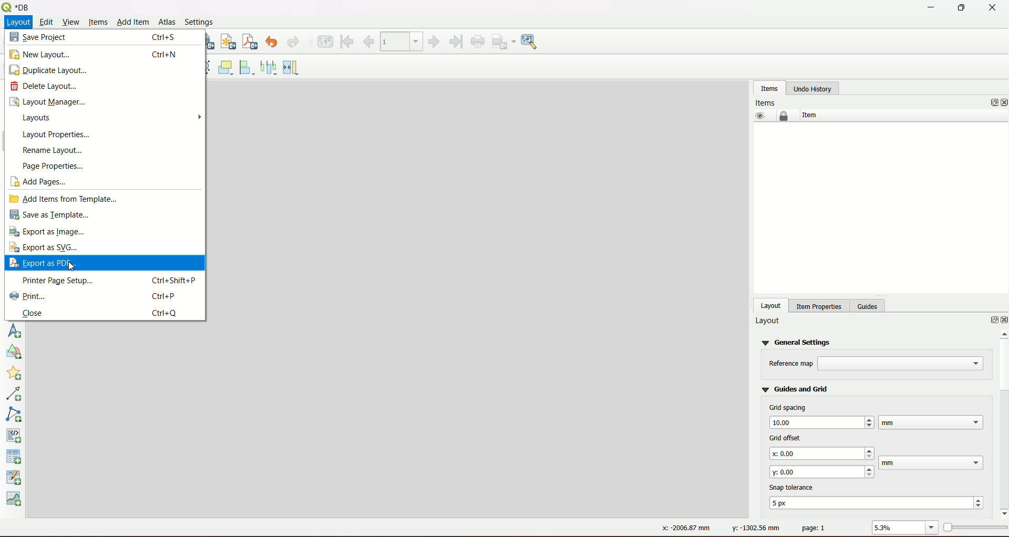  What do you see at coordinates (53, 166) in the screenshot?
I see `page properties` at bounding box center [53, 166].